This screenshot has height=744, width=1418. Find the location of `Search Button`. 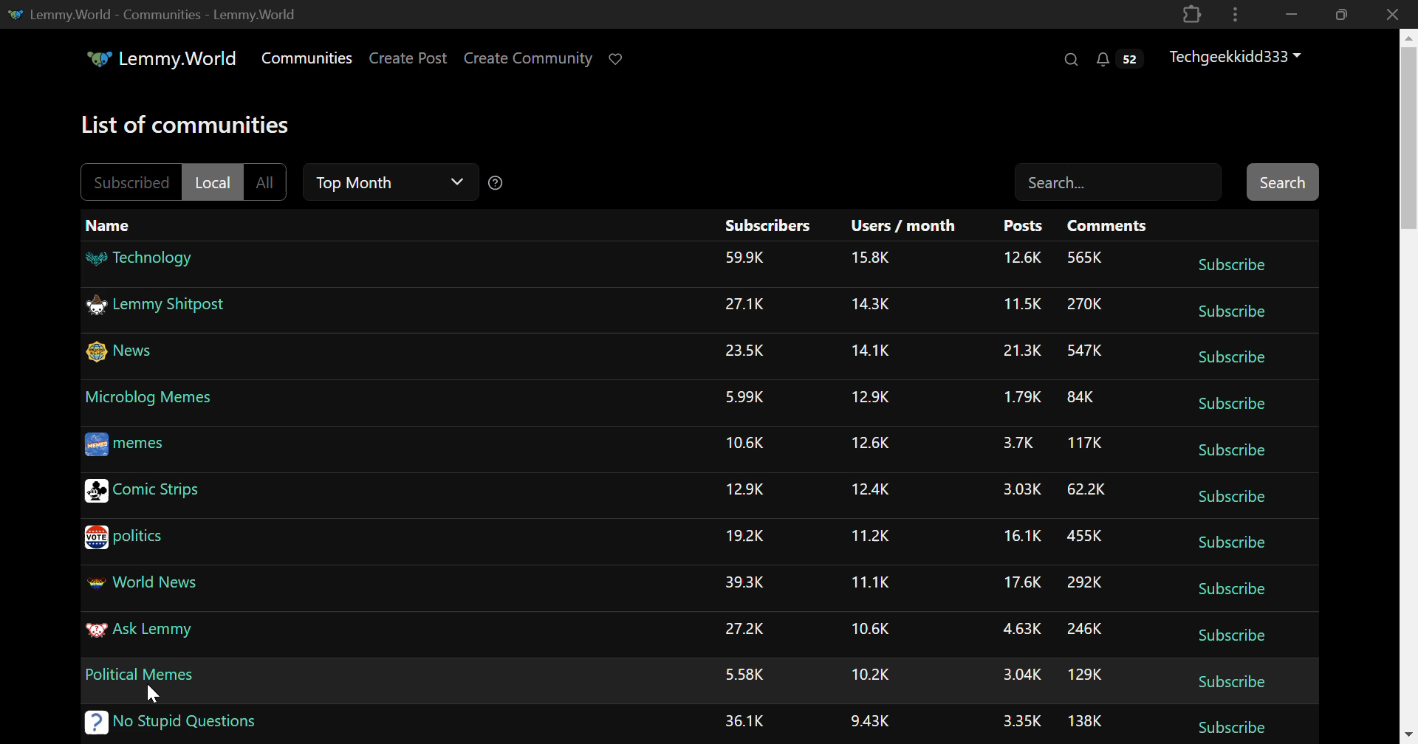

Search Button is located at coordinates (1282, 182).